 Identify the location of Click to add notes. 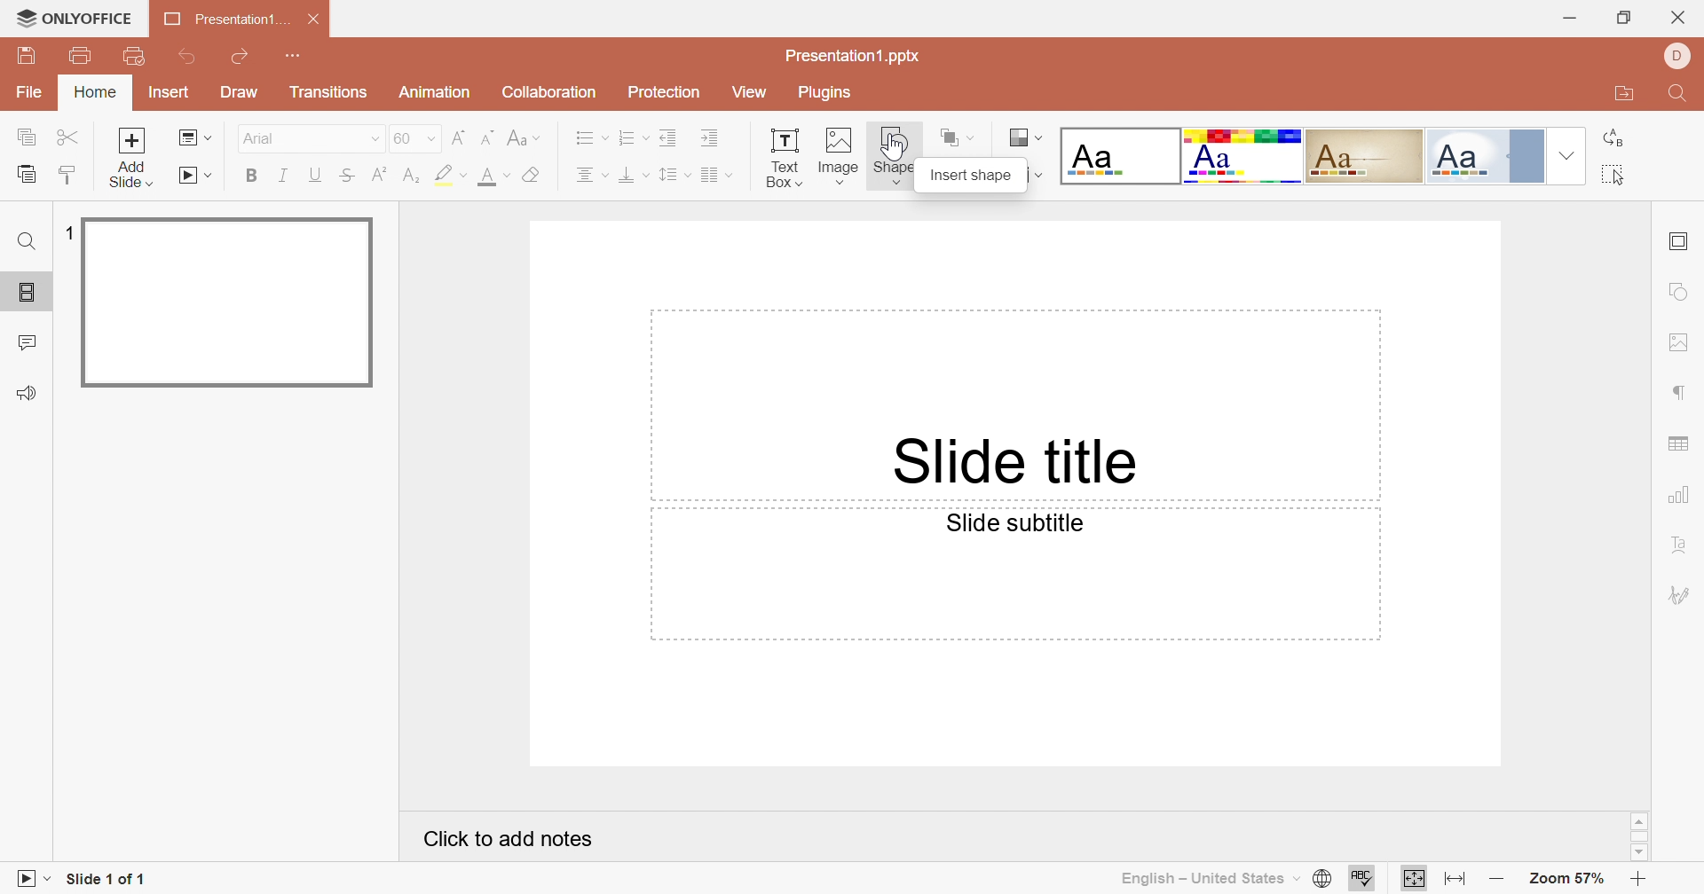
(511, 840).